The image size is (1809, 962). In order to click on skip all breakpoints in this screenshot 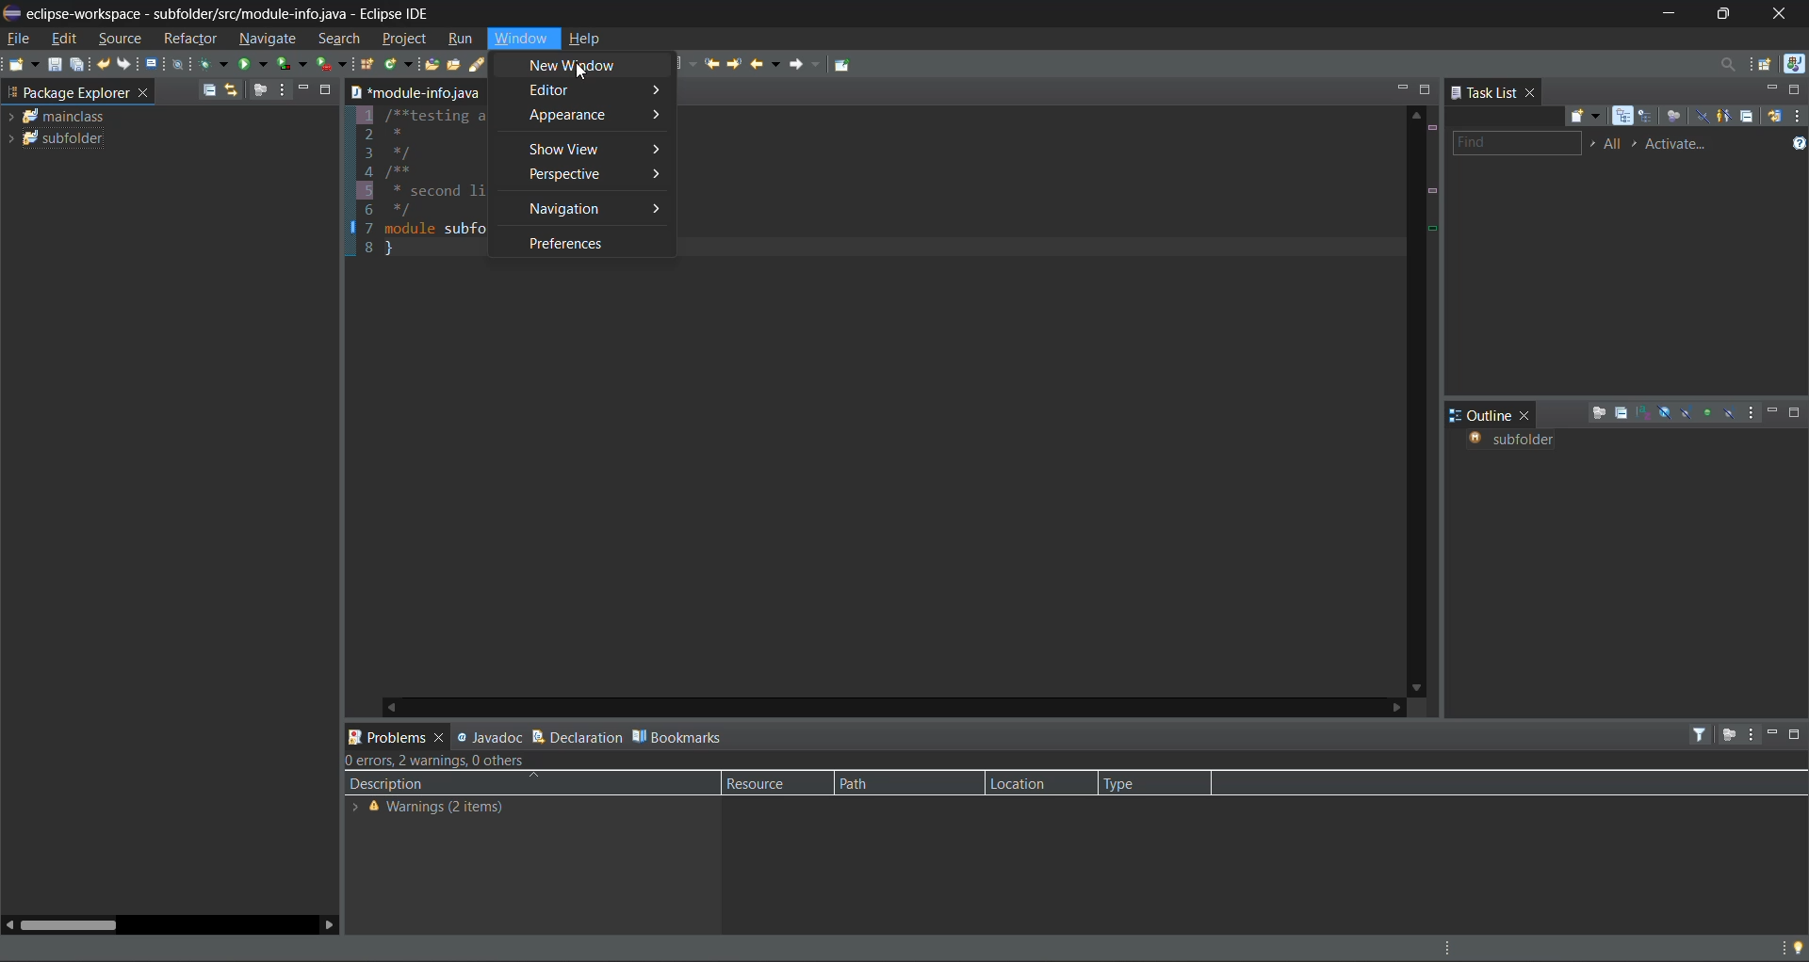, I will do `click(180, 62)`.